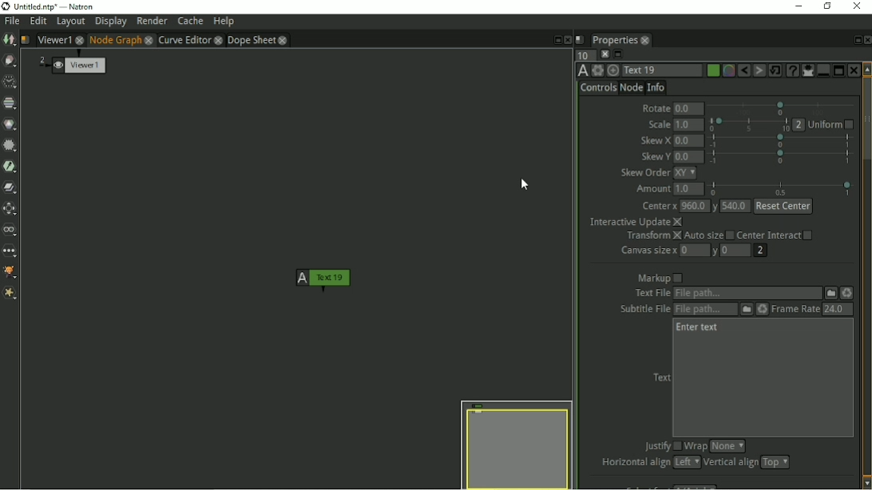  What do you see at coordinates (60, 6) in the screenshot?
I see `title` at bounding box center [60, 6].